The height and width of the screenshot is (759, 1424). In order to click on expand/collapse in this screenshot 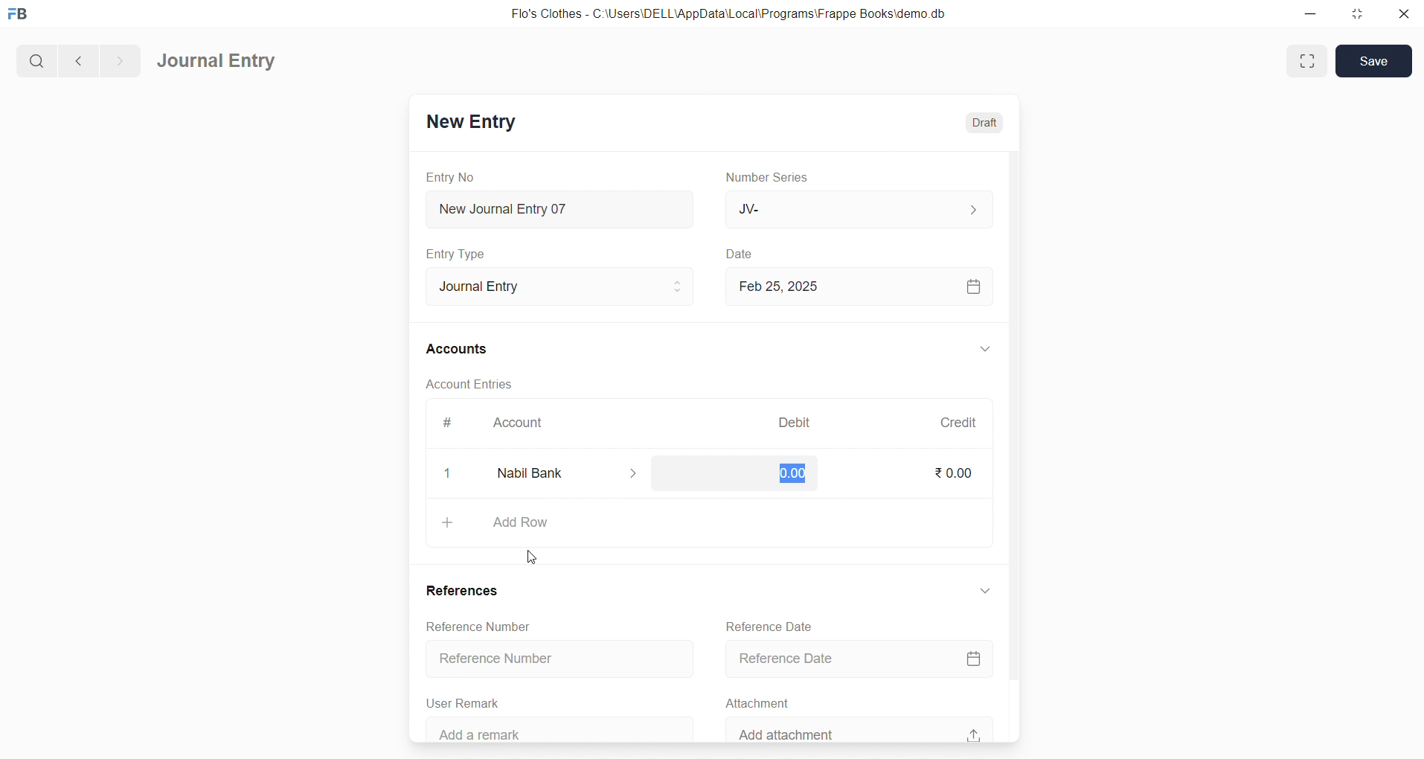, I will do `click(985, 595)`.